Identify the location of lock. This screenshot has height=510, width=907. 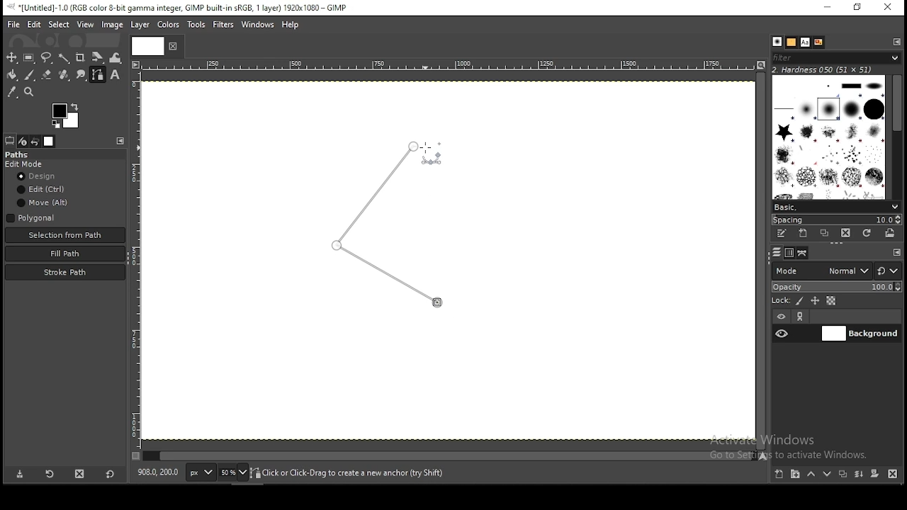
(781, 300).